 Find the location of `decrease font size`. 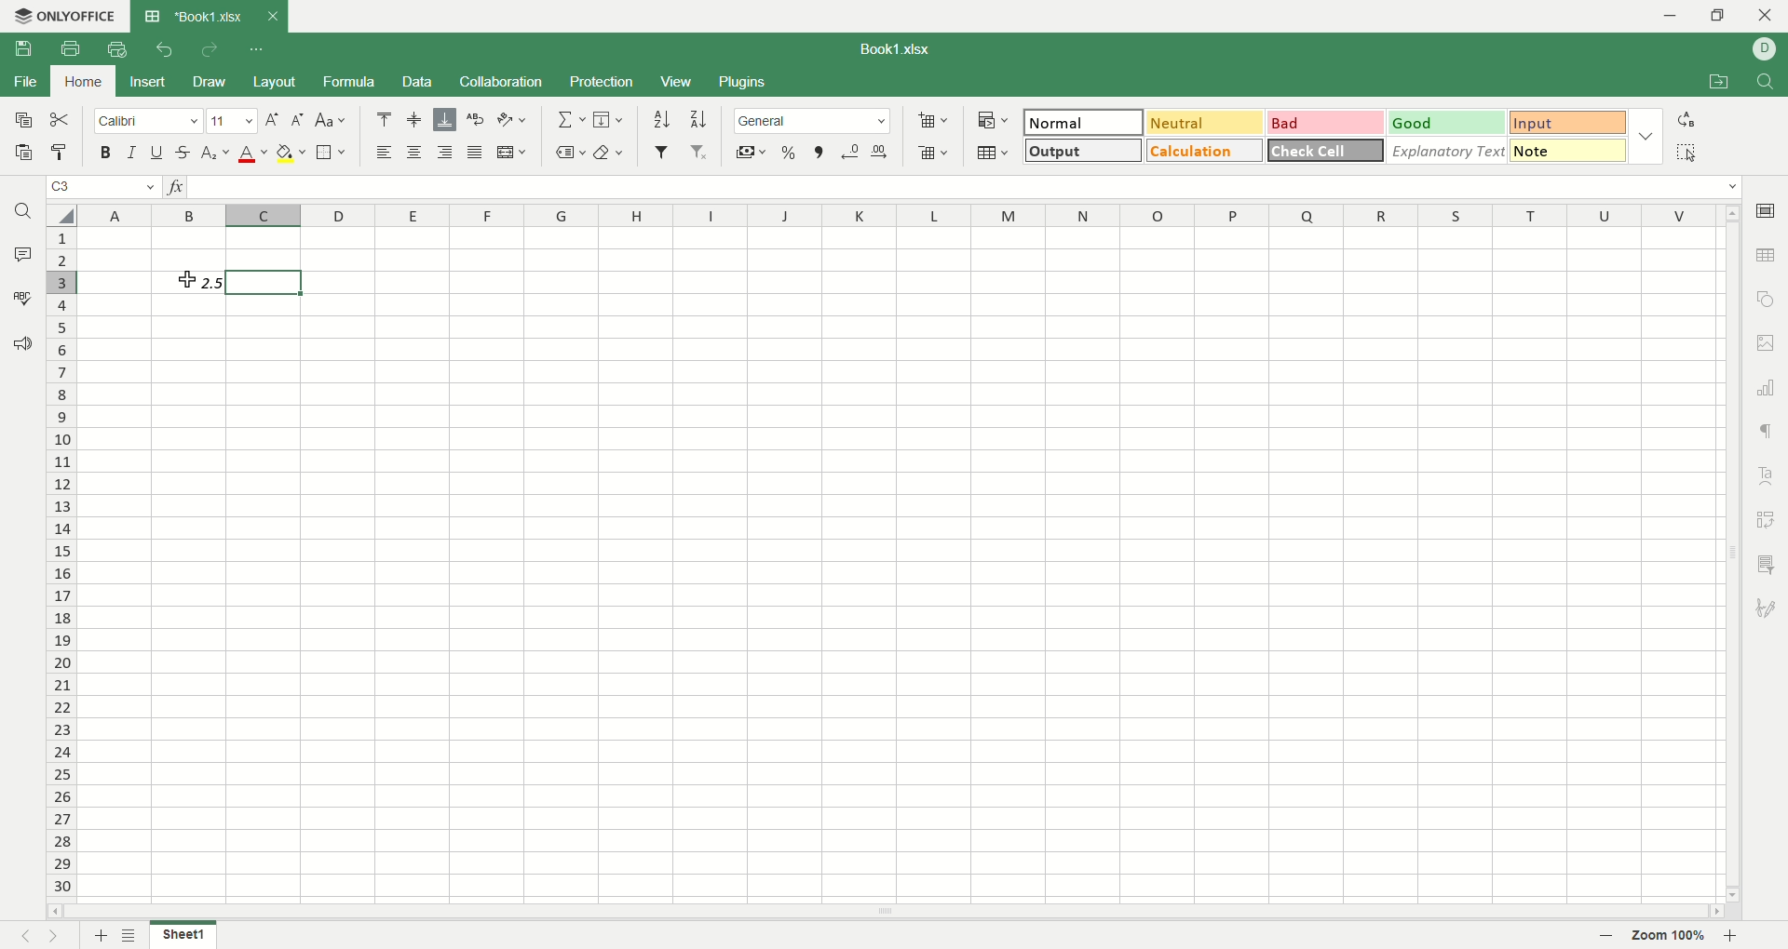

decrease font size is located at coordinates (298, 121).